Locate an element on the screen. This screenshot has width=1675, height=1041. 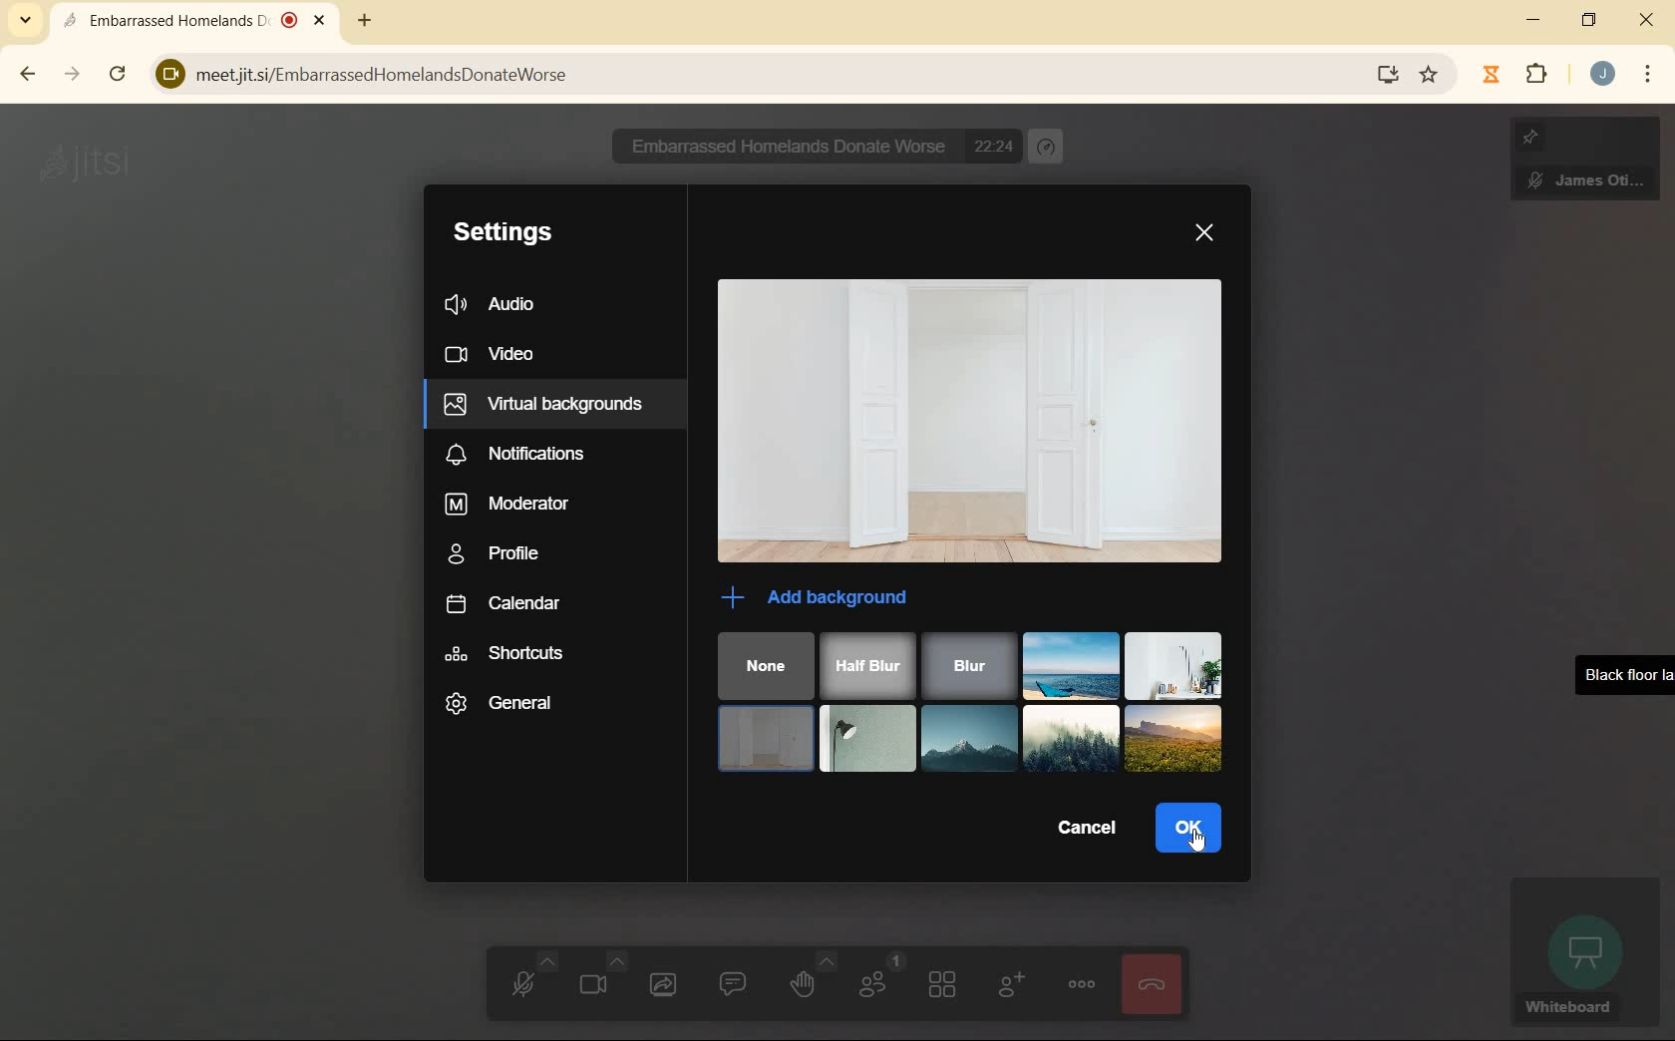
search tabs is located at coordinates (31, 18).